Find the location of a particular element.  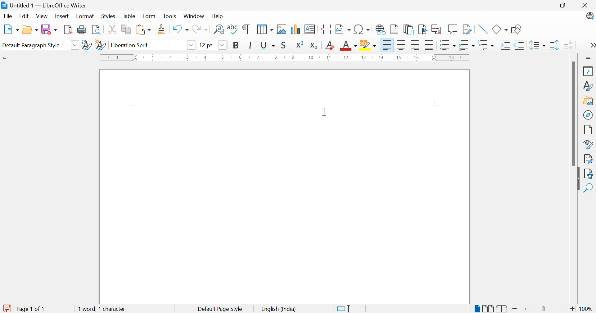

Bold is located at coordinates (236, 46).